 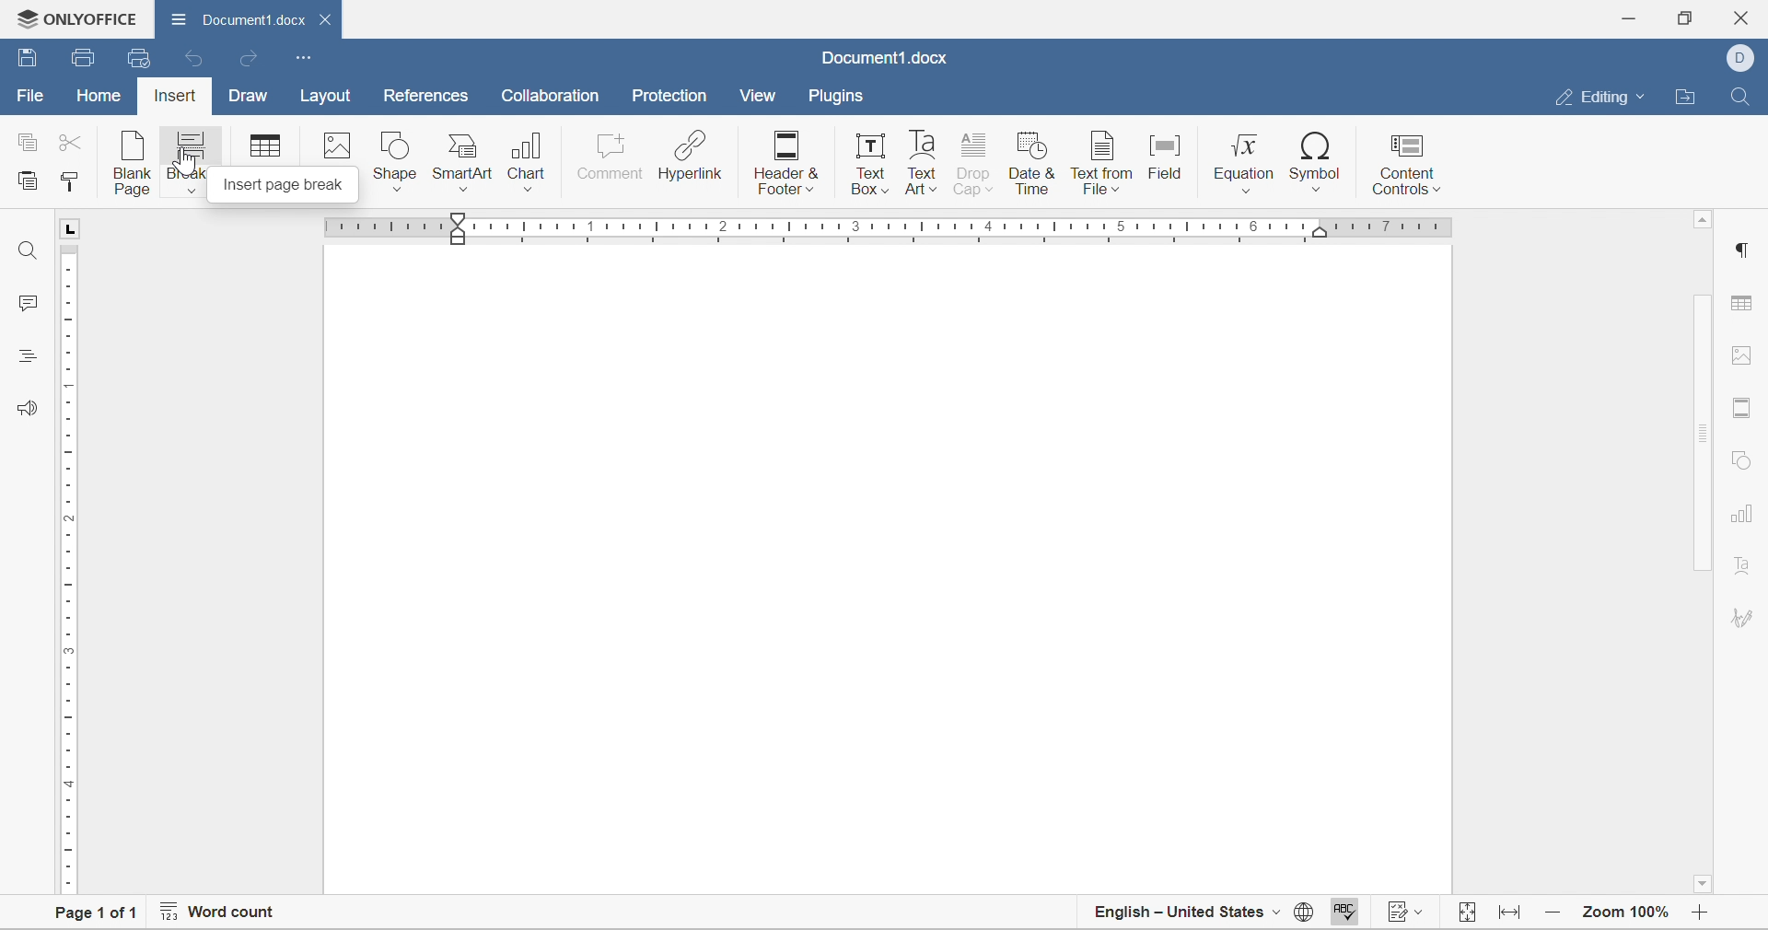 I want to click on View, so click(x=759, y=95).